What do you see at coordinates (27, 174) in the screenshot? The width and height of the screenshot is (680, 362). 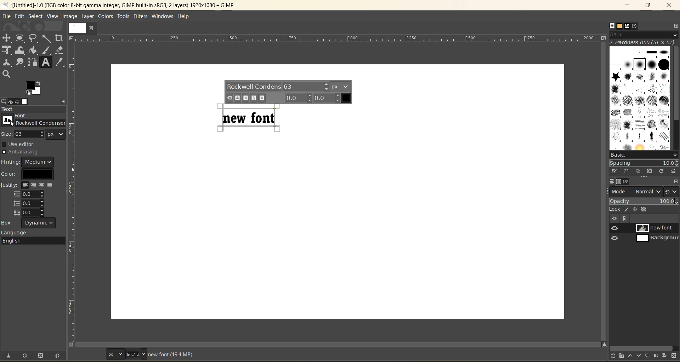 I see `color` at bounding box center [27, 174].